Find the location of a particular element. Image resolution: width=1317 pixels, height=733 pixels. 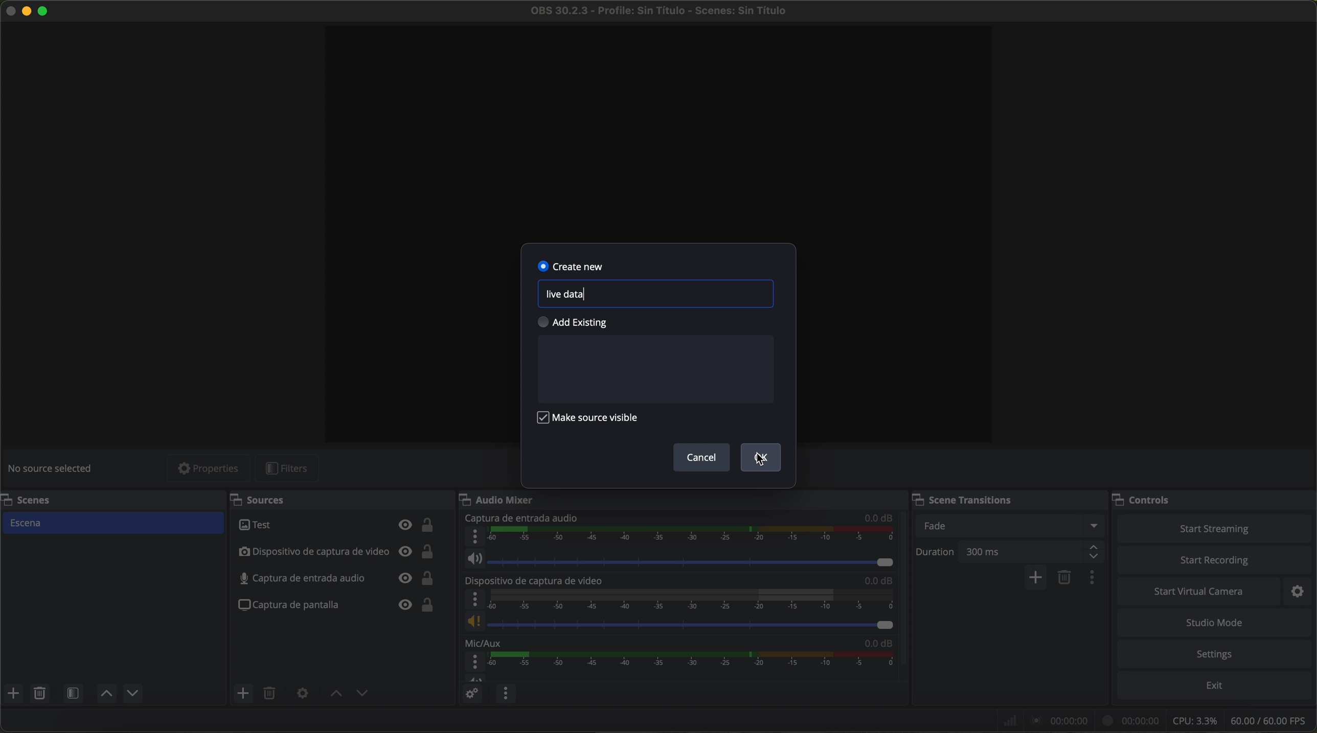

mouse is located at coordinates (757, 459).